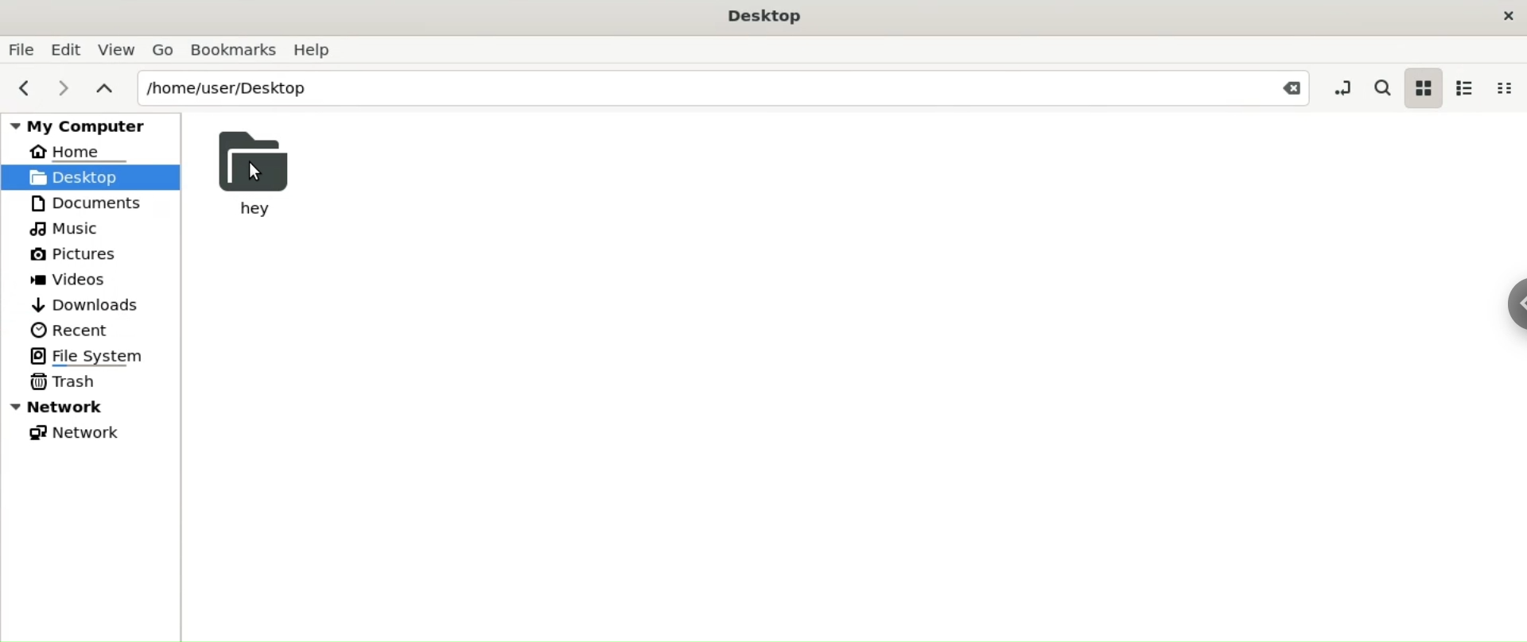 The width and height of the screenshot is (1527, 642). What do you see at coordinates (62, 91) in the screenshot?
I see `next` at bounding box center [62, 91].